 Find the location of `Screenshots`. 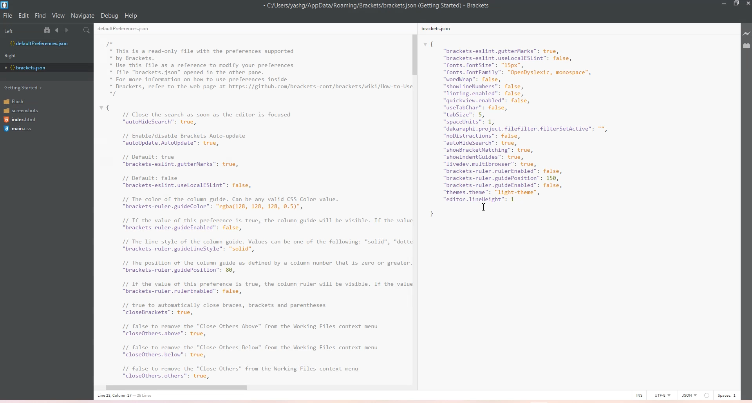

Screenshots is located at coordinates (21, 110).